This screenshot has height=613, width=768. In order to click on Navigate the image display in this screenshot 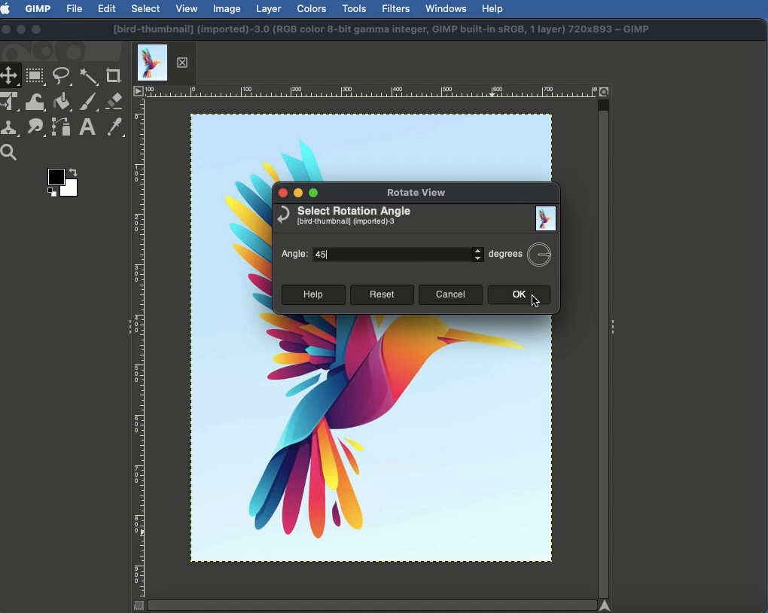, I will do `click(609, 605)`.